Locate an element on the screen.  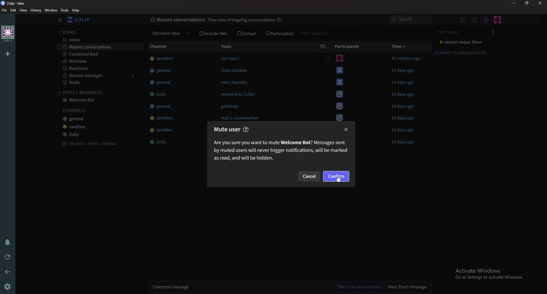
Recent conversations is located at coordinates (100, 48).